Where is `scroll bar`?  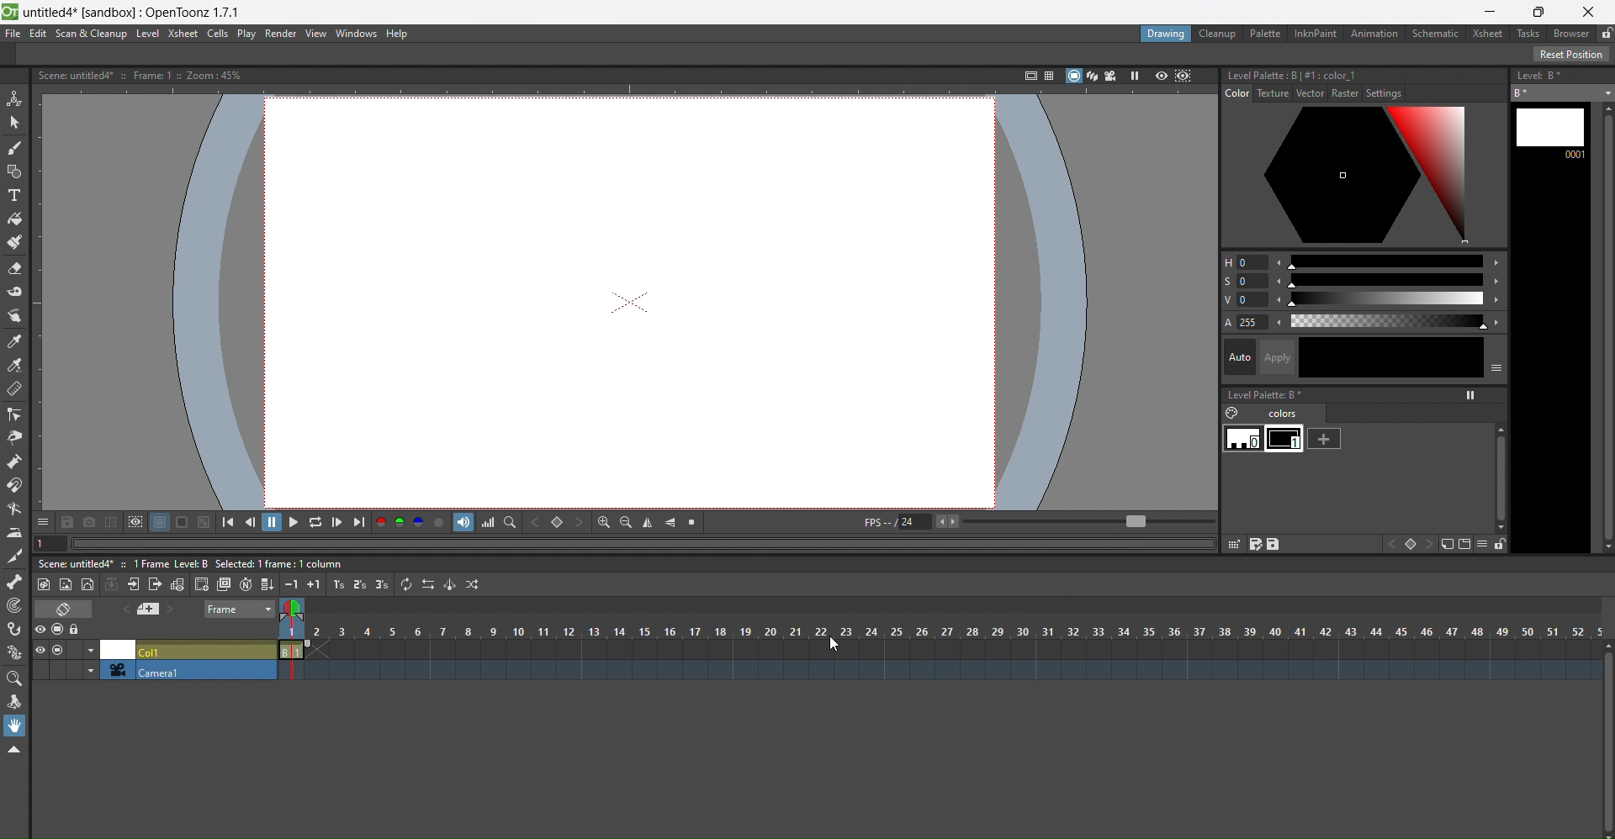 scroll bar is located at coordinates (1496, 468).